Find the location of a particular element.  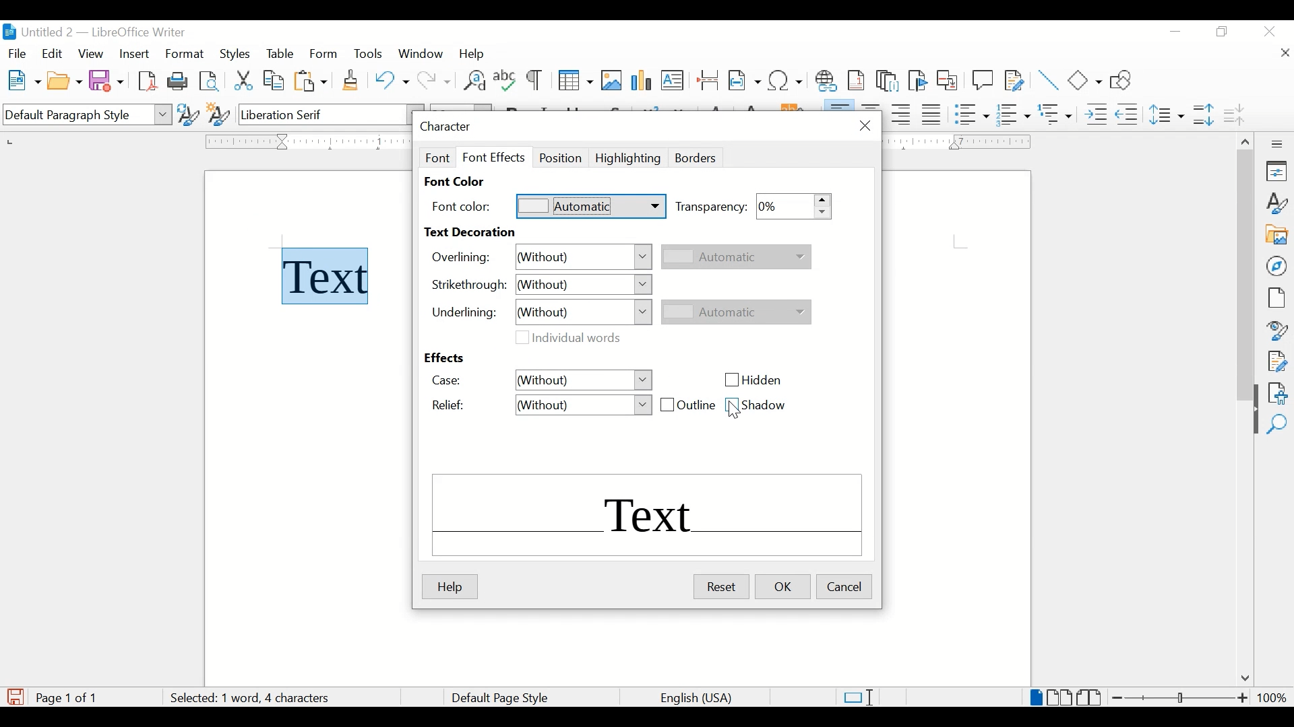

window is located at coordinates (422, 54).